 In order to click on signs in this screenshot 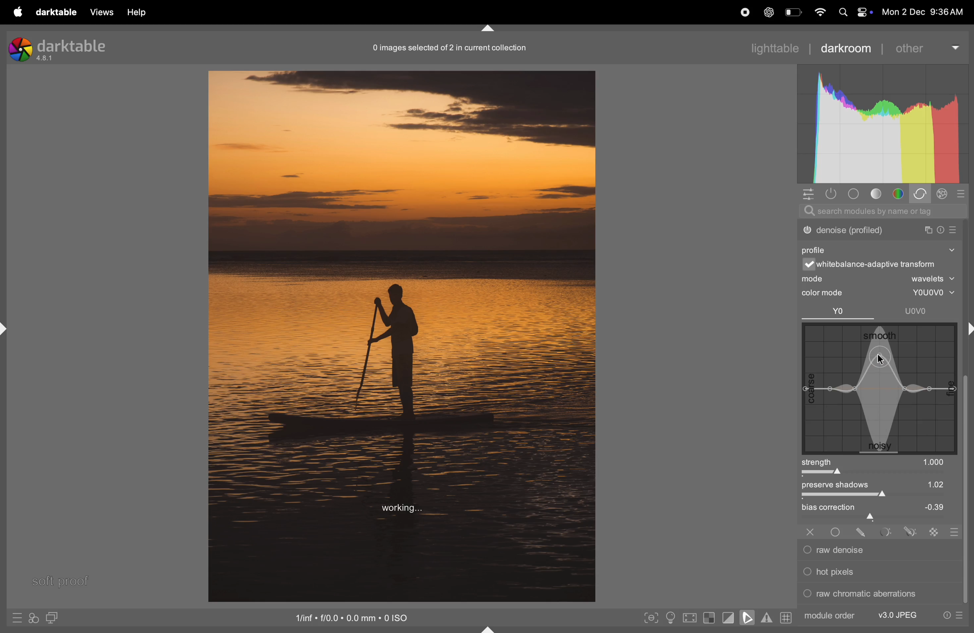, I will do `click(952, 533)`.